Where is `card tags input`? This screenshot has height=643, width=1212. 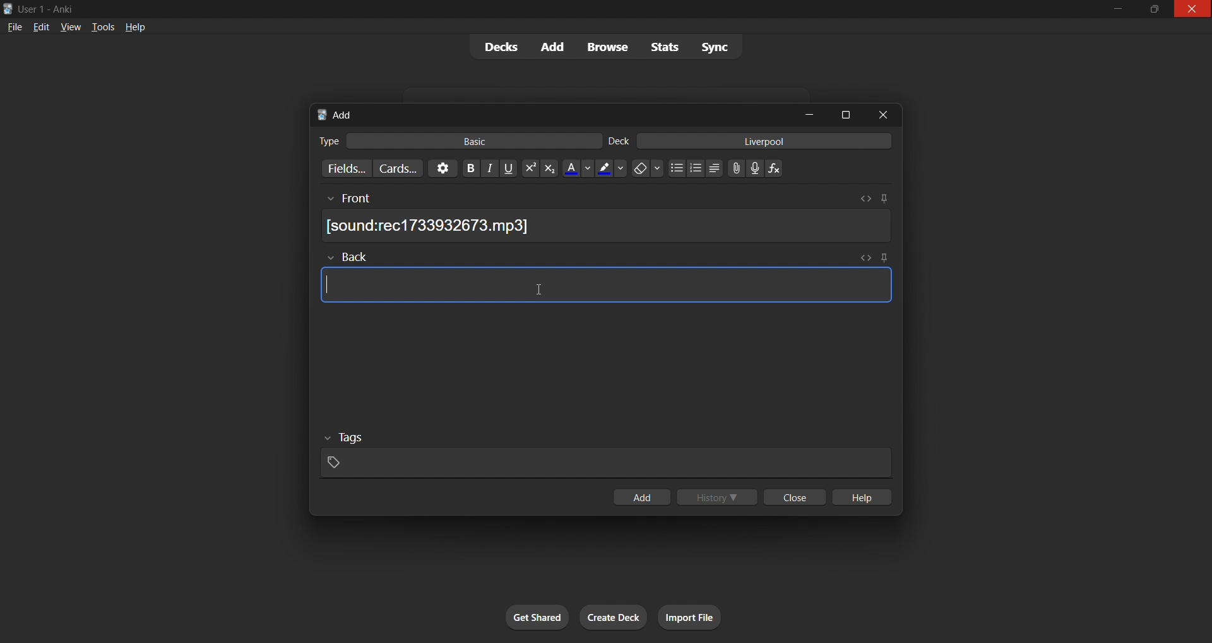 card tags input is located at coordinates (603, 455).